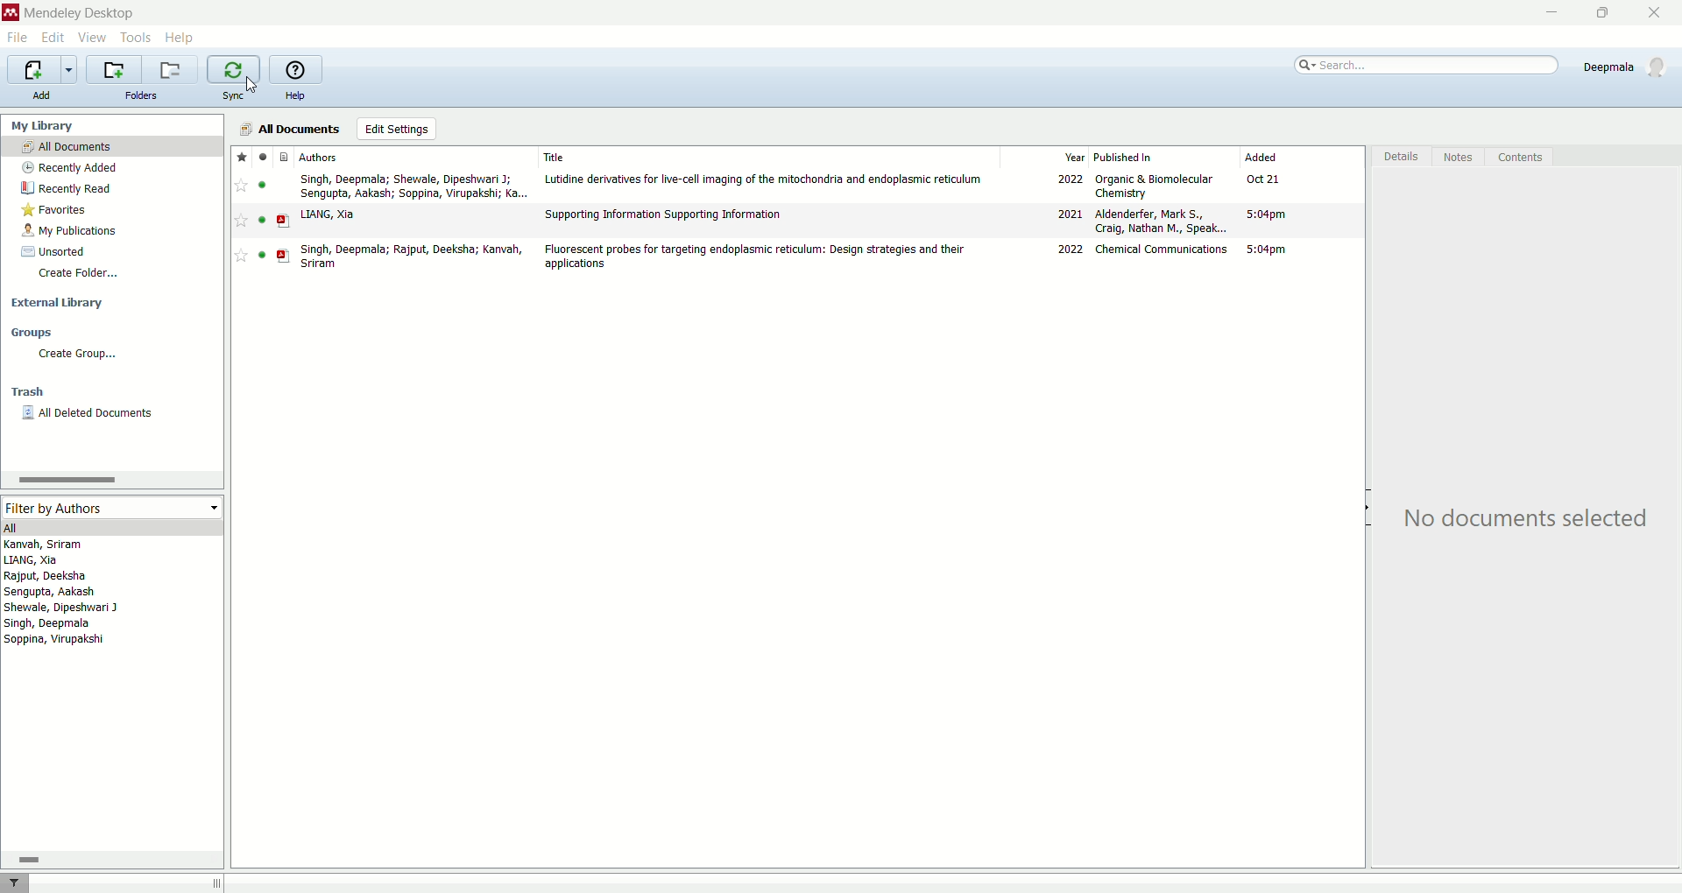  Describe the element at coordinates (1069, 179) in the screenshot. I see `2022` at that location.